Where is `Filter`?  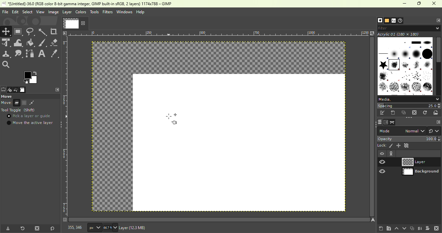
Filter is located at coordinates (410, 28).